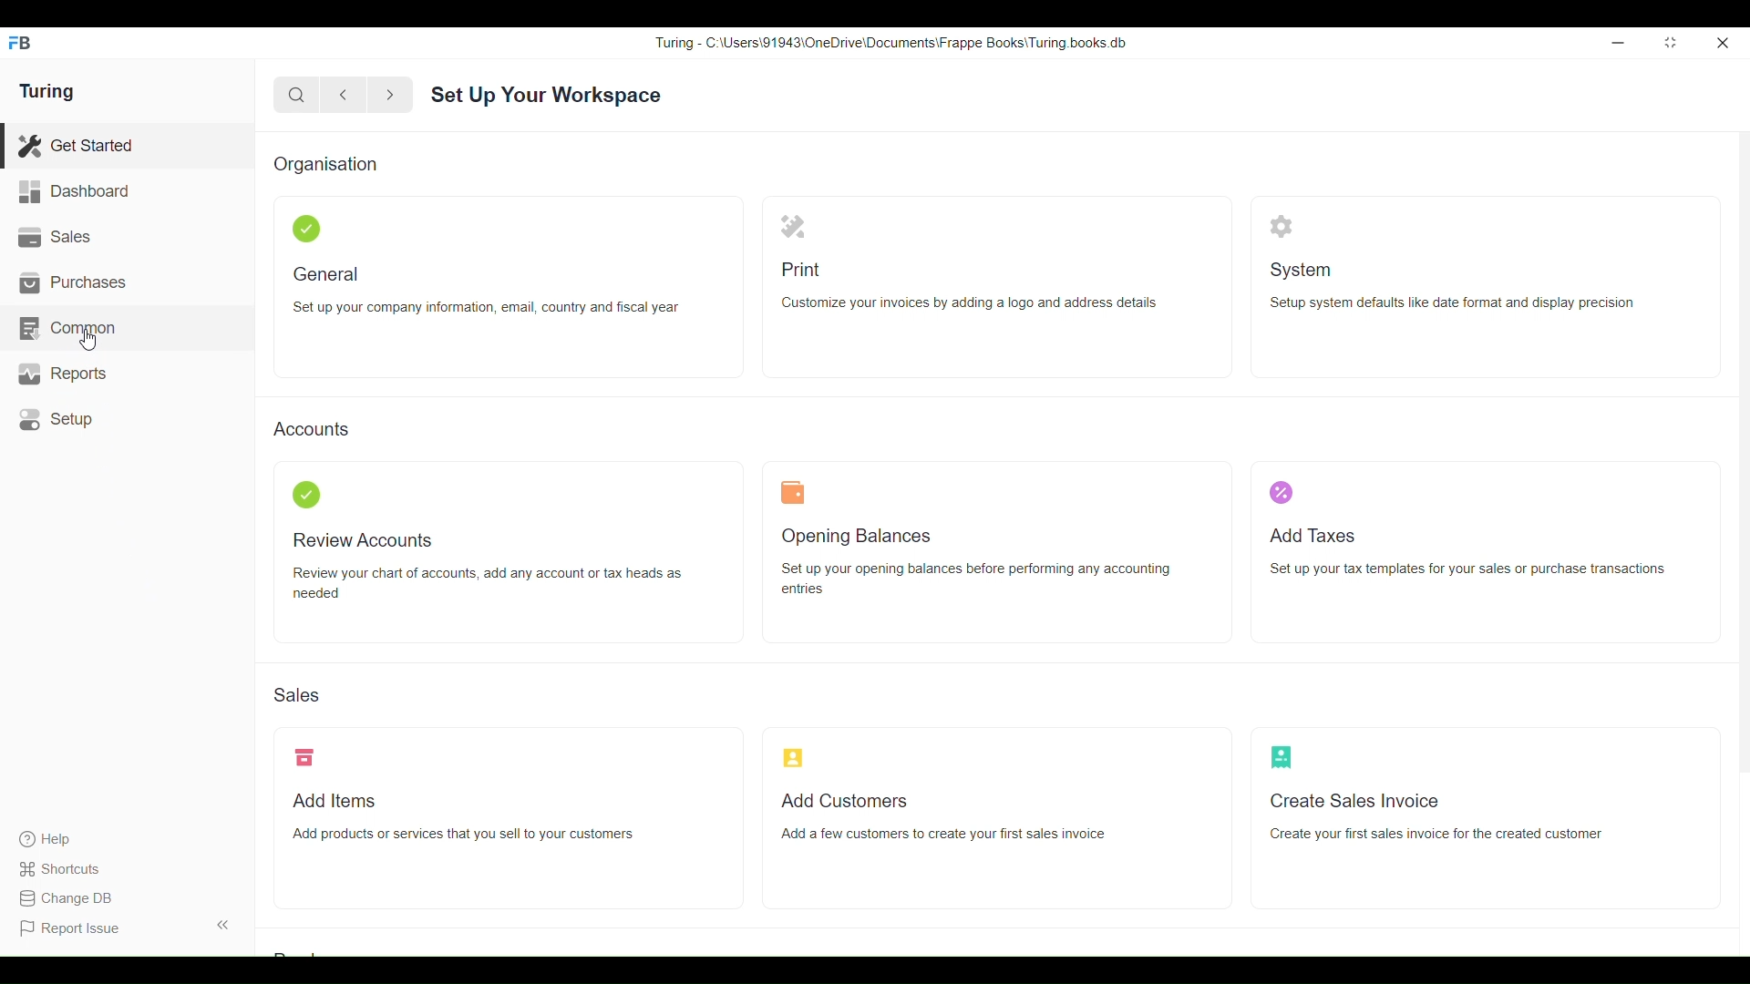 The height and width of the screenshot is (984, 1750). Describe the element at coordinates (70, 928) in the screenshot. I see `Report Issue` at that location.